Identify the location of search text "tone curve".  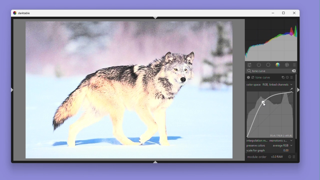
(270, 71).